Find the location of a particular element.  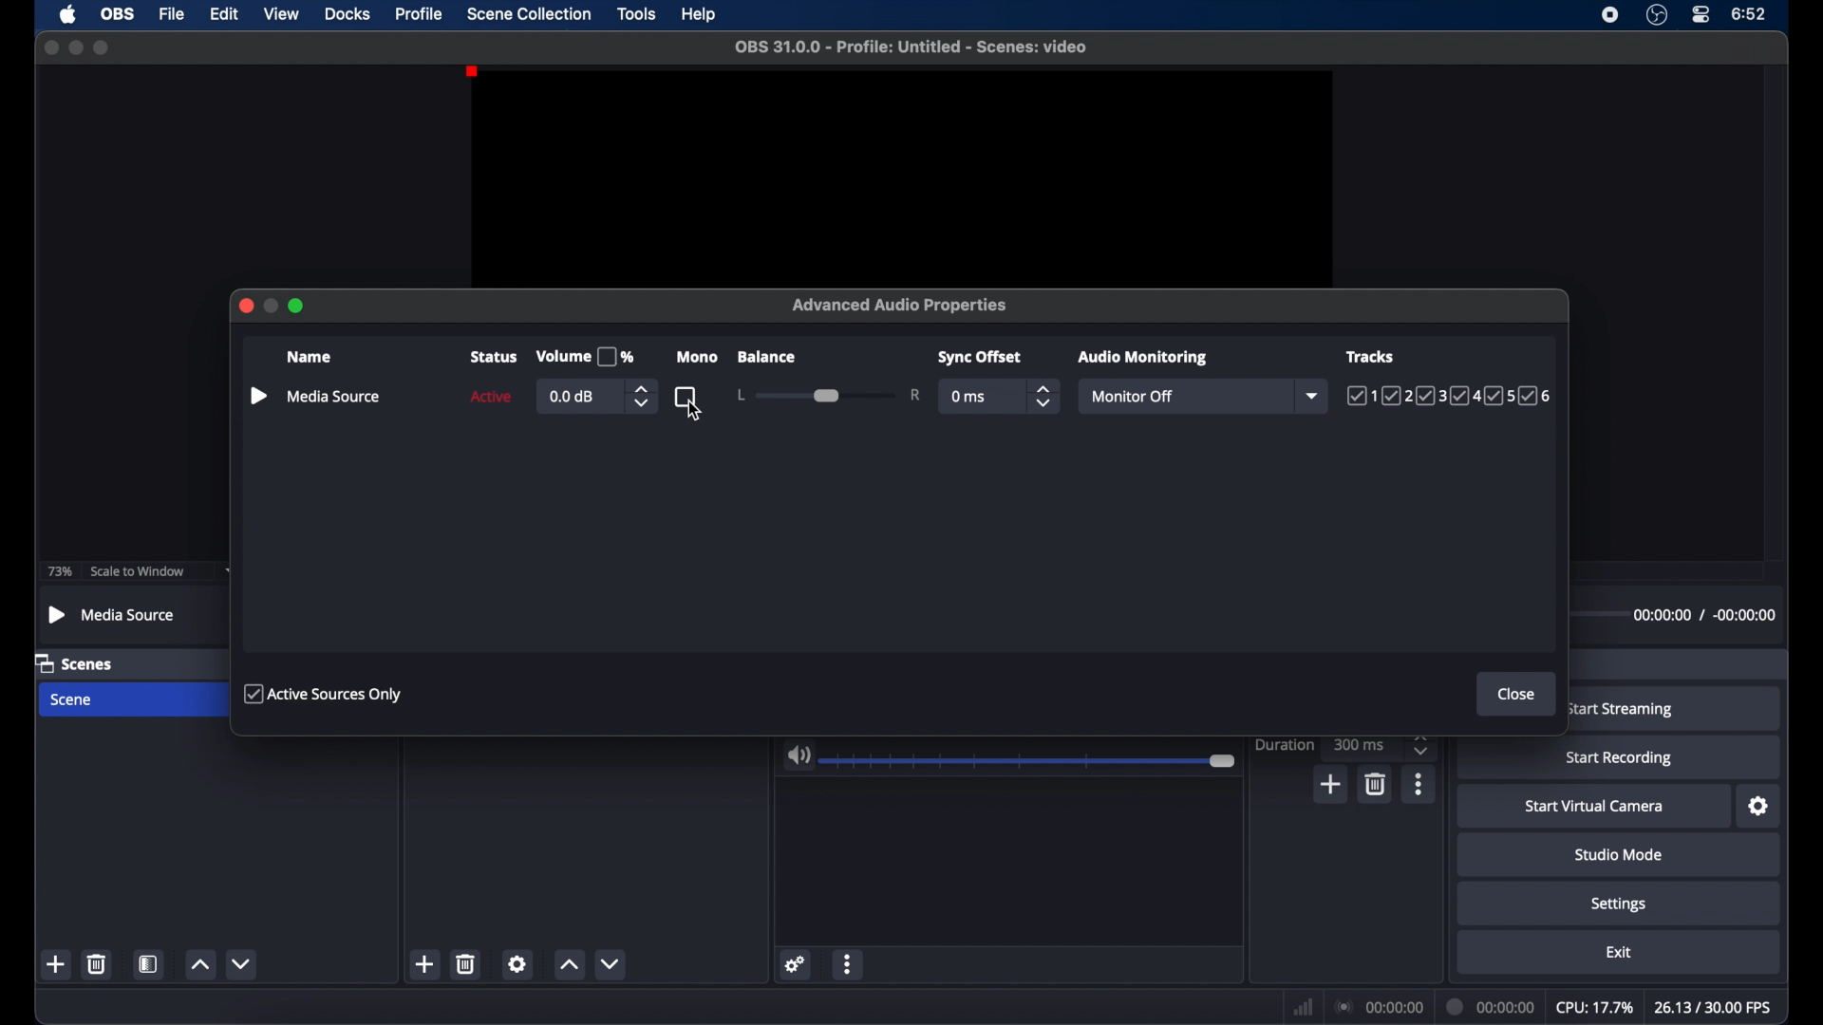

maximize is located at coordinates (102, 47).